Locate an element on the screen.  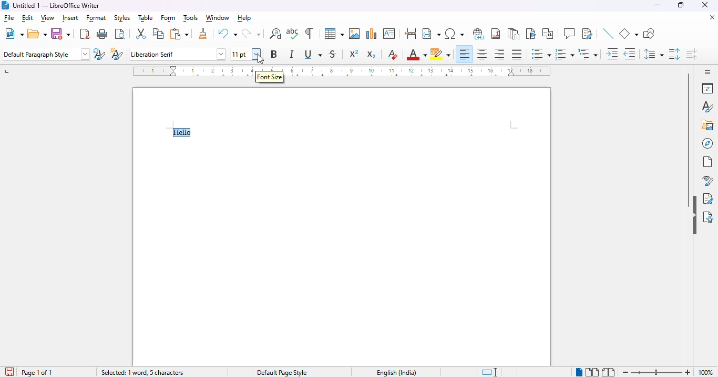
maximize is located at coordinates (681, 5).